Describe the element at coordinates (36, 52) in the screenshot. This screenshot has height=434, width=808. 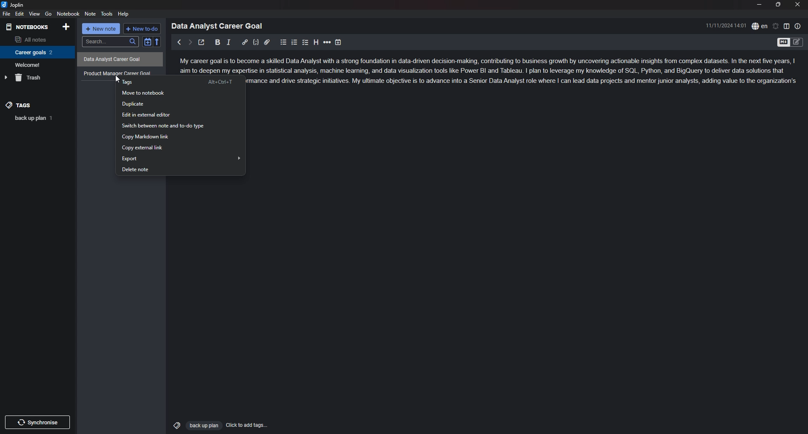
I see `Career goals 2` at that location.